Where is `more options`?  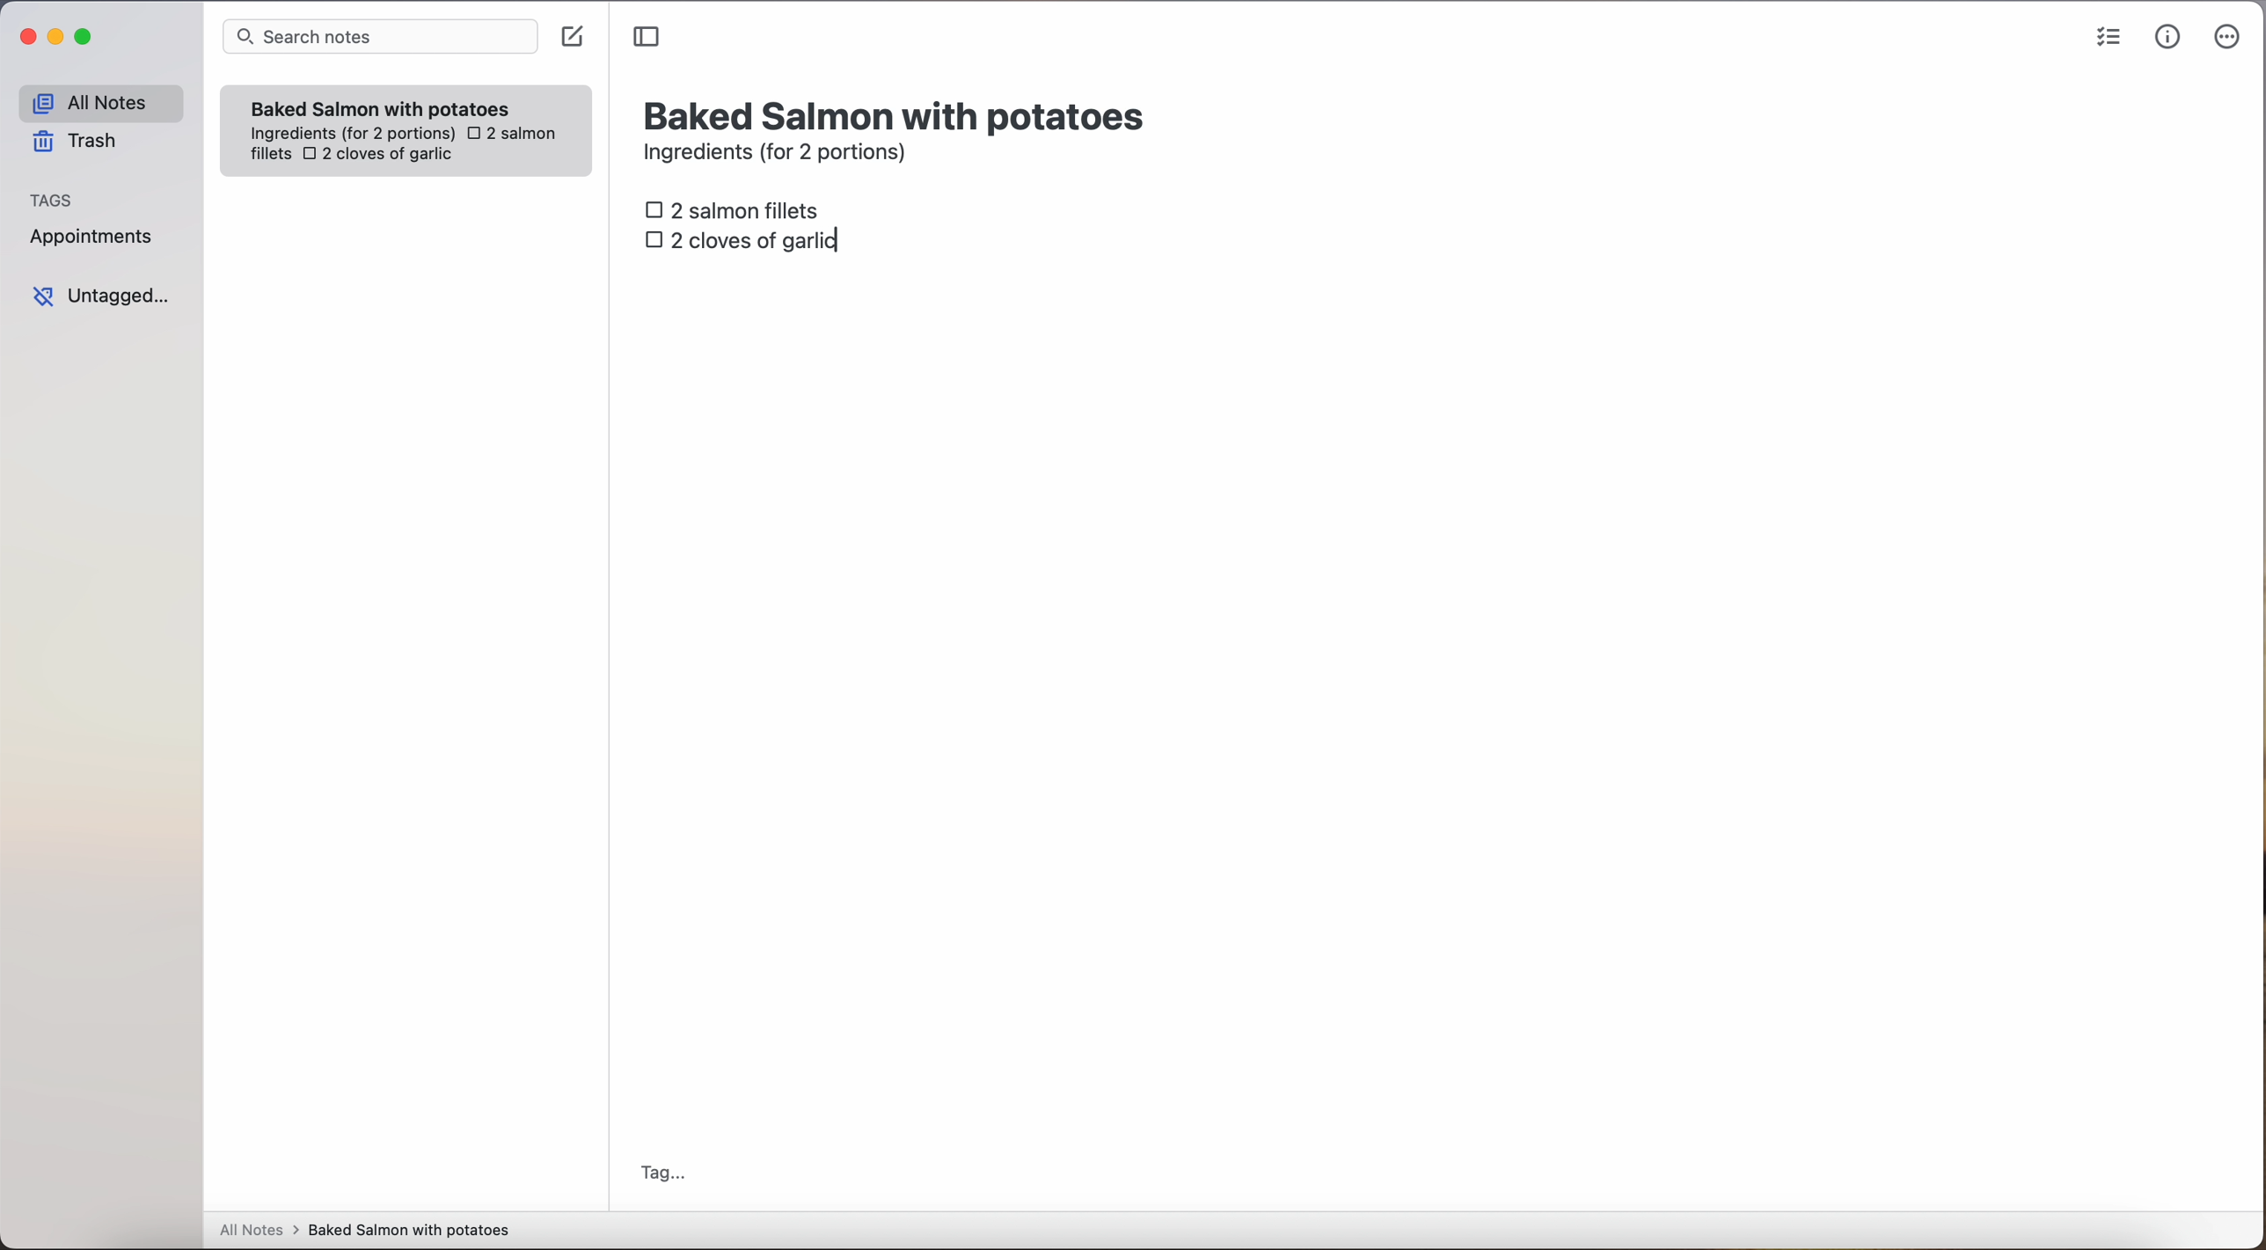 more options is located at coordinates (2231, 38).